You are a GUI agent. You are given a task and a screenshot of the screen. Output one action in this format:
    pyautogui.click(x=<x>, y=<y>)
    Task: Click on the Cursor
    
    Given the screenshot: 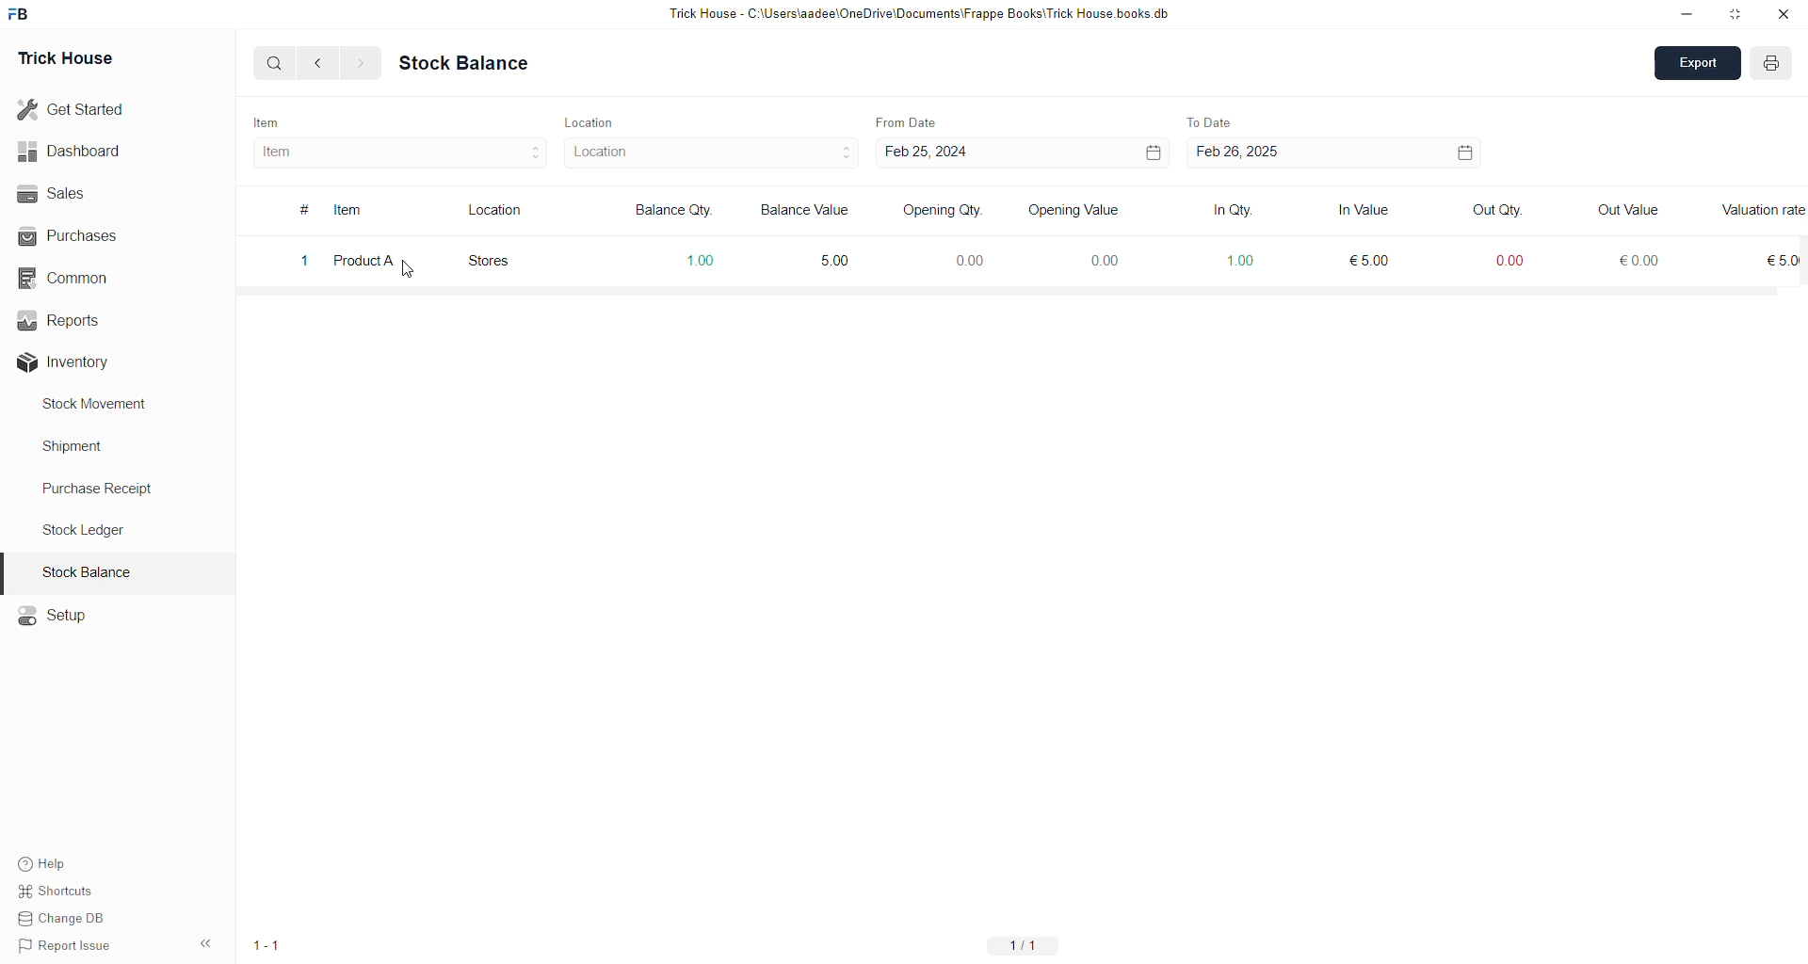 What is the action you would take?
    pyautogui.click(x=408, y=270)
    